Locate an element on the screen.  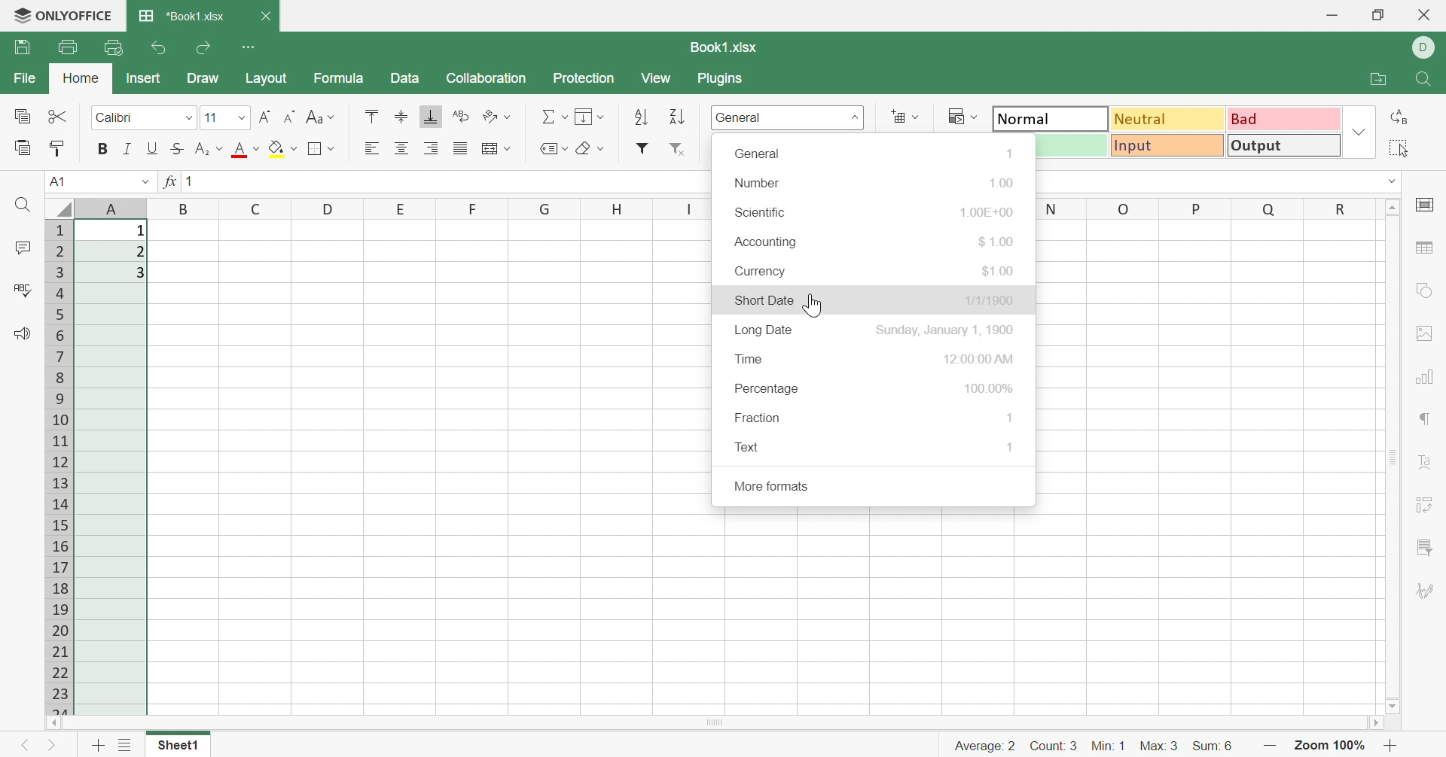
Filter is located at coordinates (645, 147).